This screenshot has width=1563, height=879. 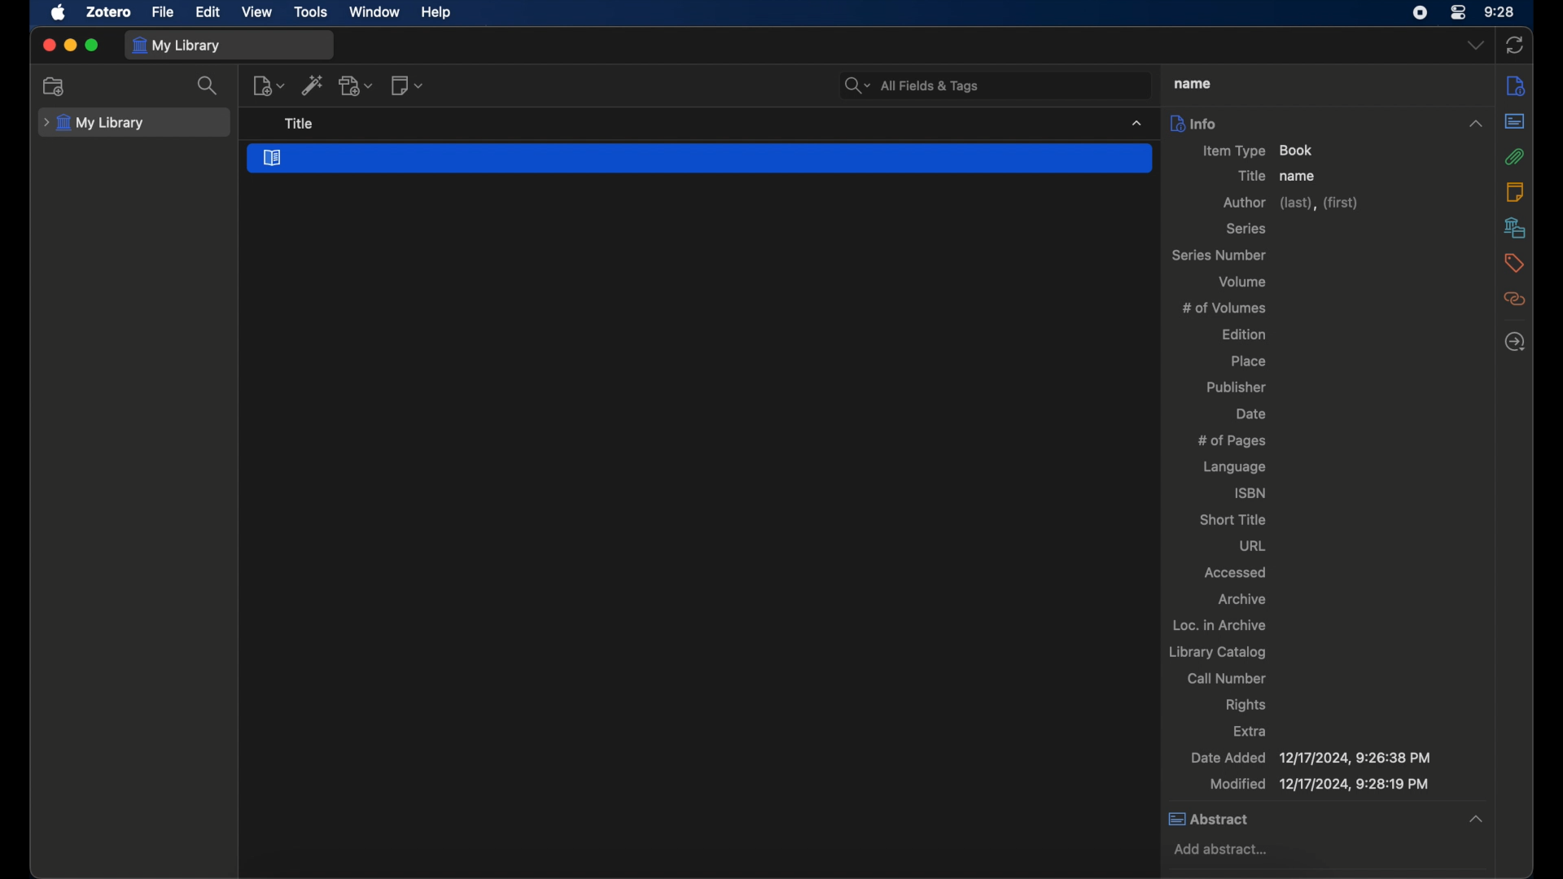 I want to click on date added, so click(x=1309, y=759).